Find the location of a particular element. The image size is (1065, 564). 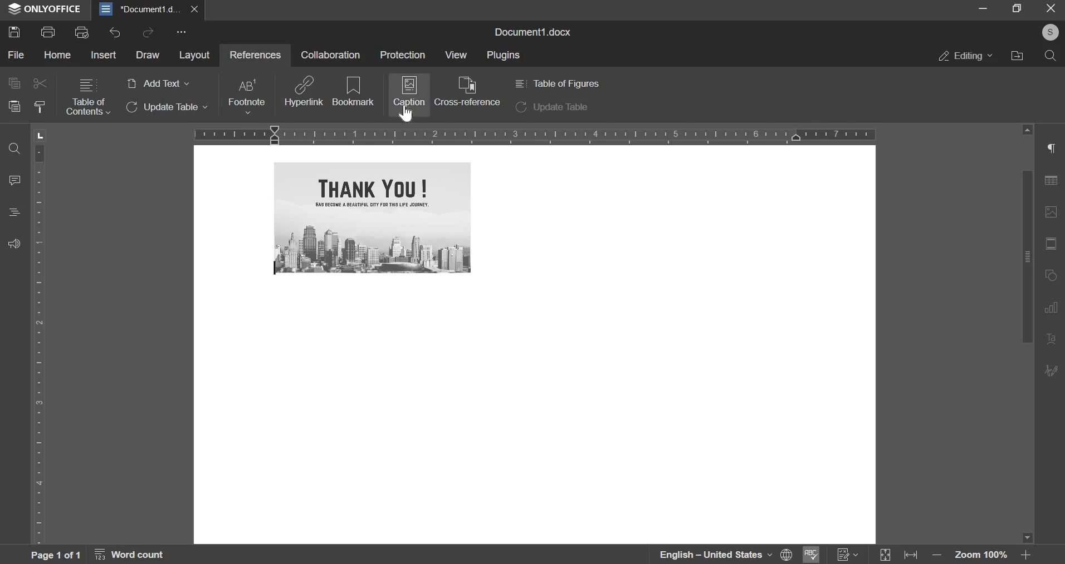

fit is located at coordinates (913, 556).